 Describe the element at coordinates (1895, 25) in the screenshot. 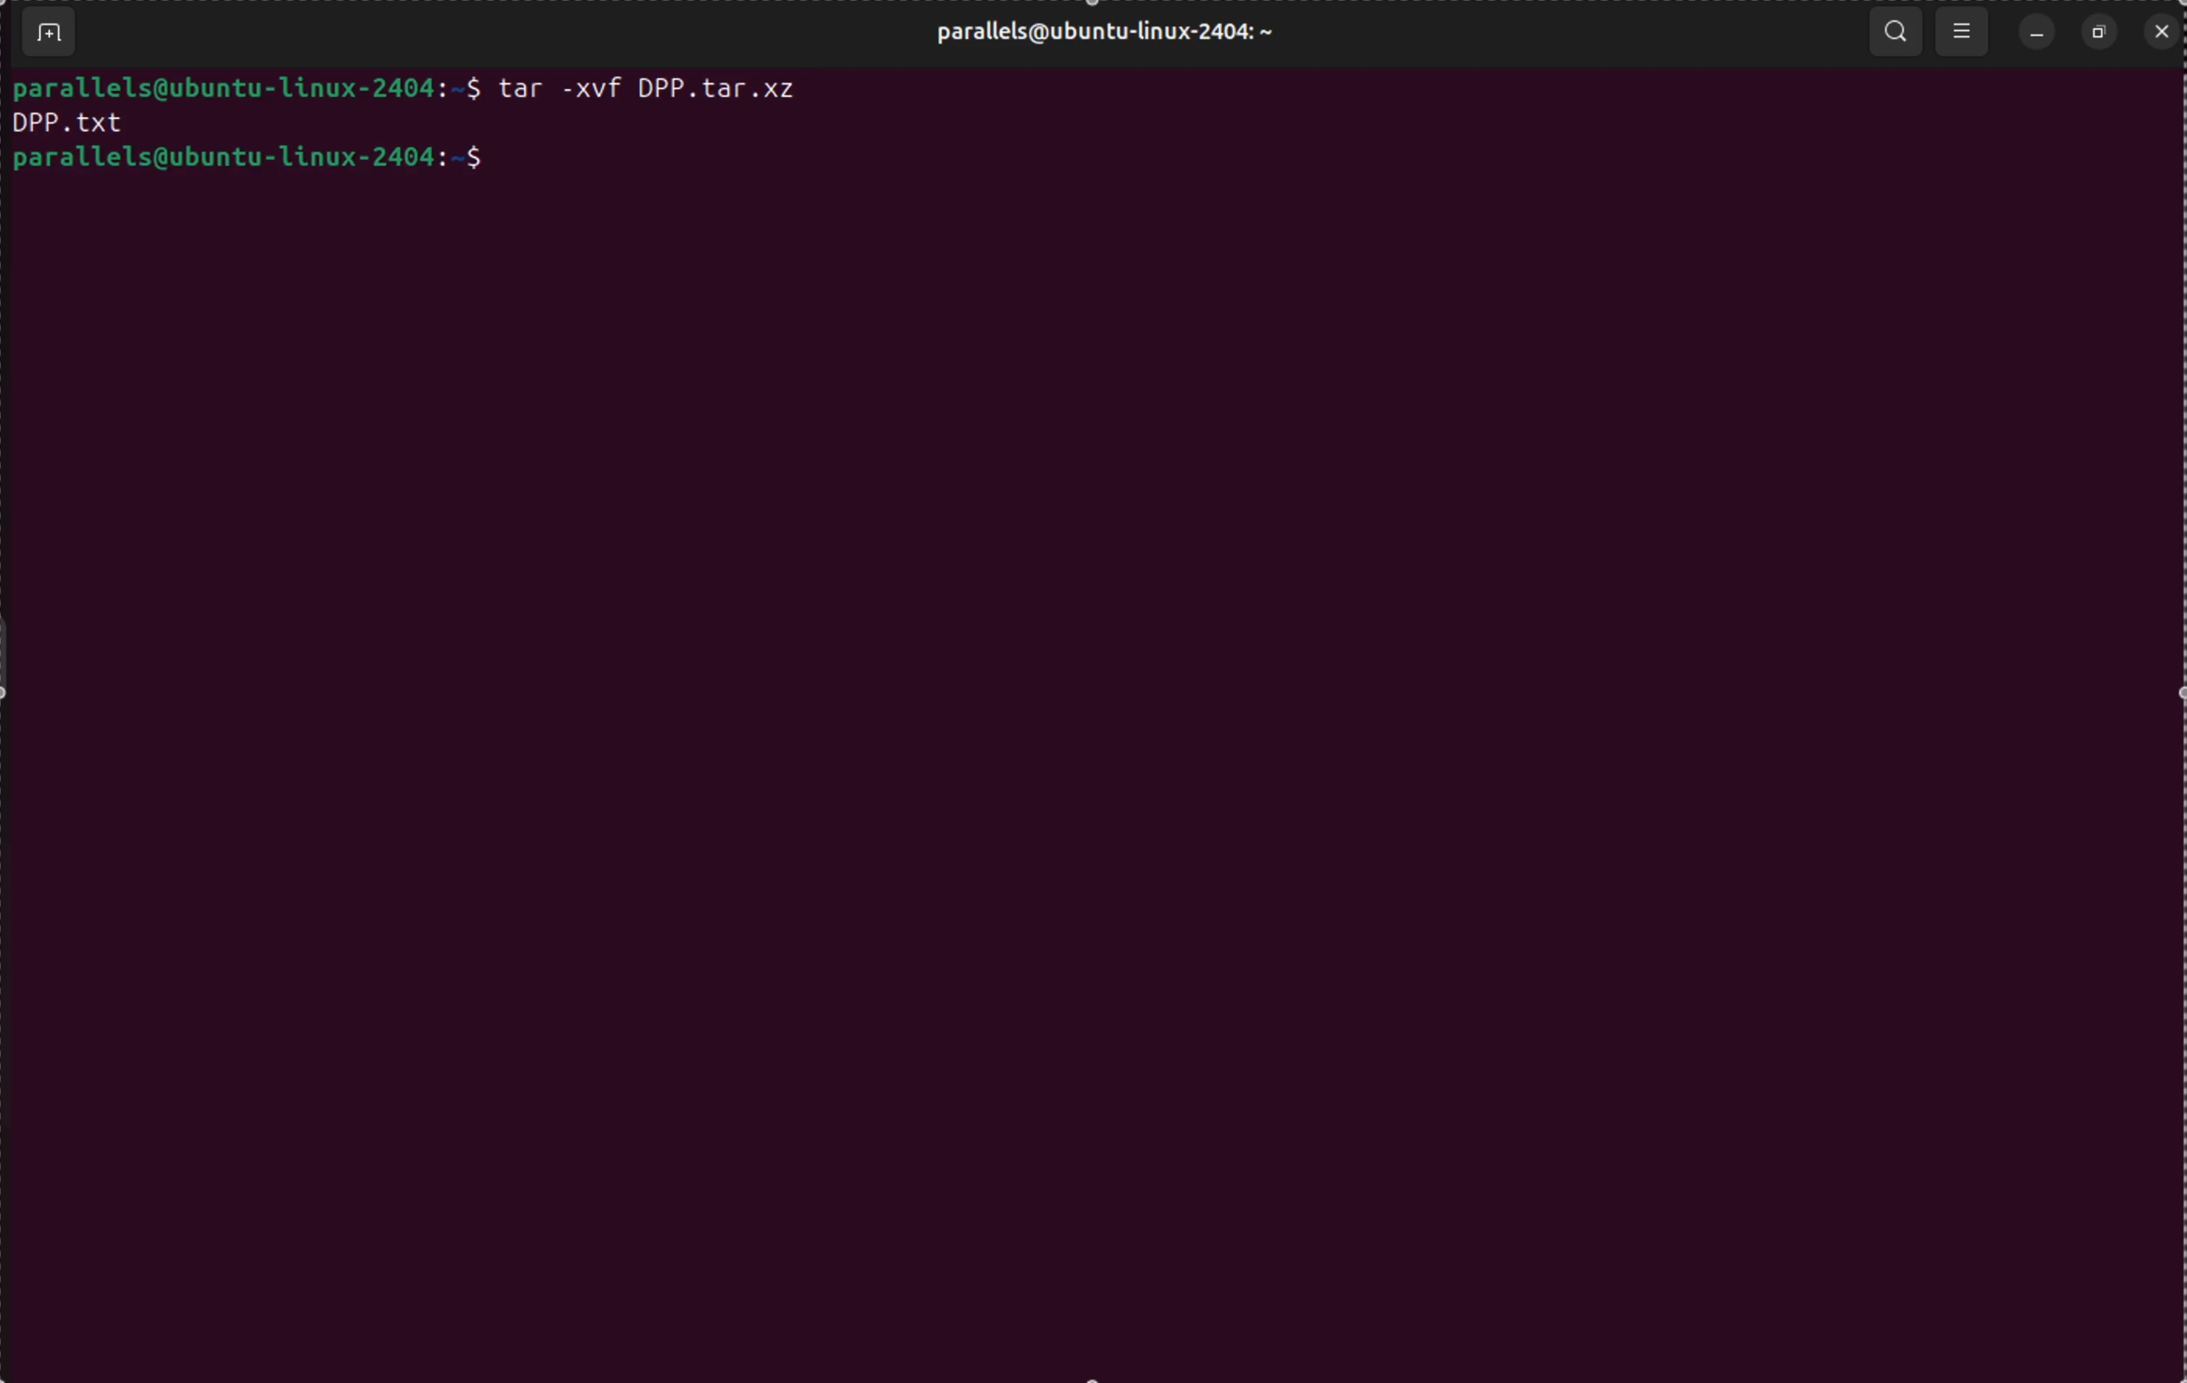

I see `search` at that location.